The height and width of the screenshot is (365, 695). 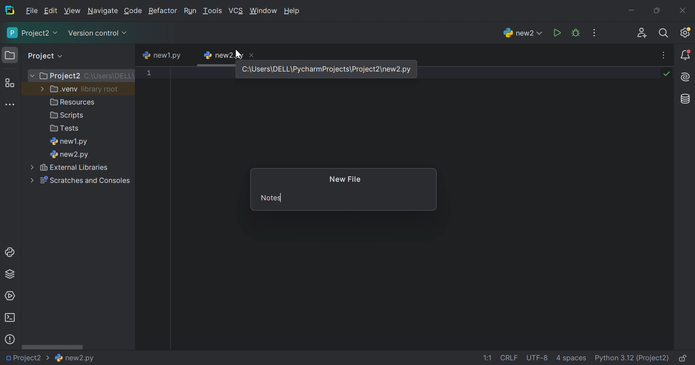 I want to click on No problems, so click(x=668, y=74).